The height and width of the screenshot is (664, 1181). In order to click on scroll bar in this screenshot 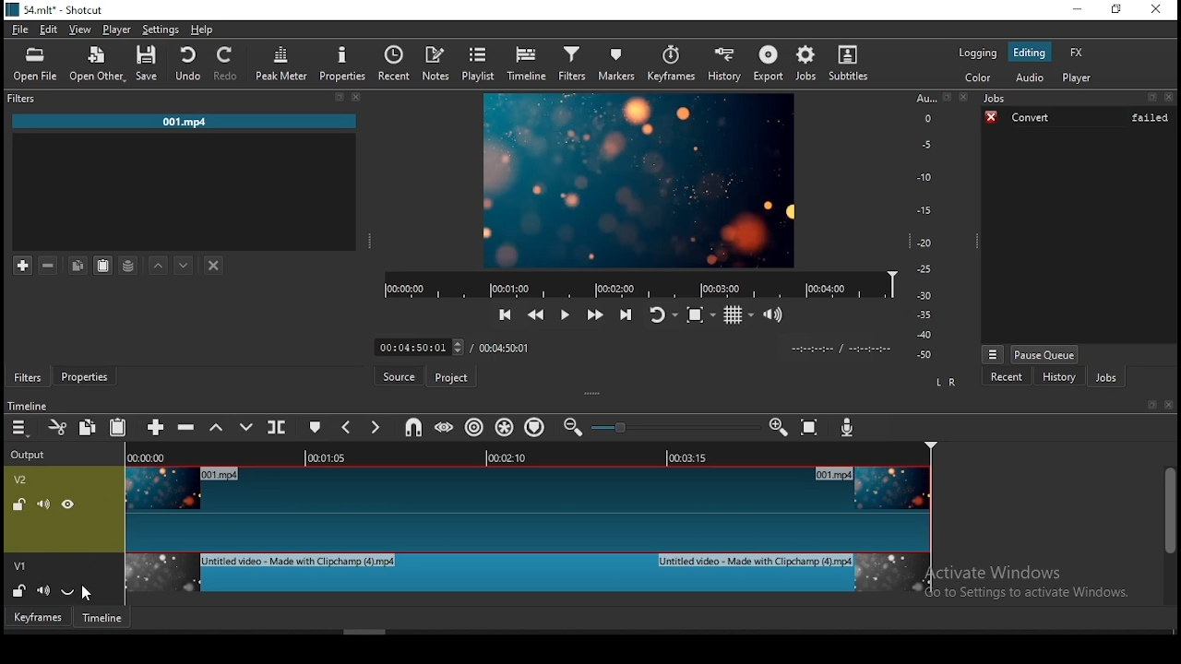, I will do `click(1170, 535)`.